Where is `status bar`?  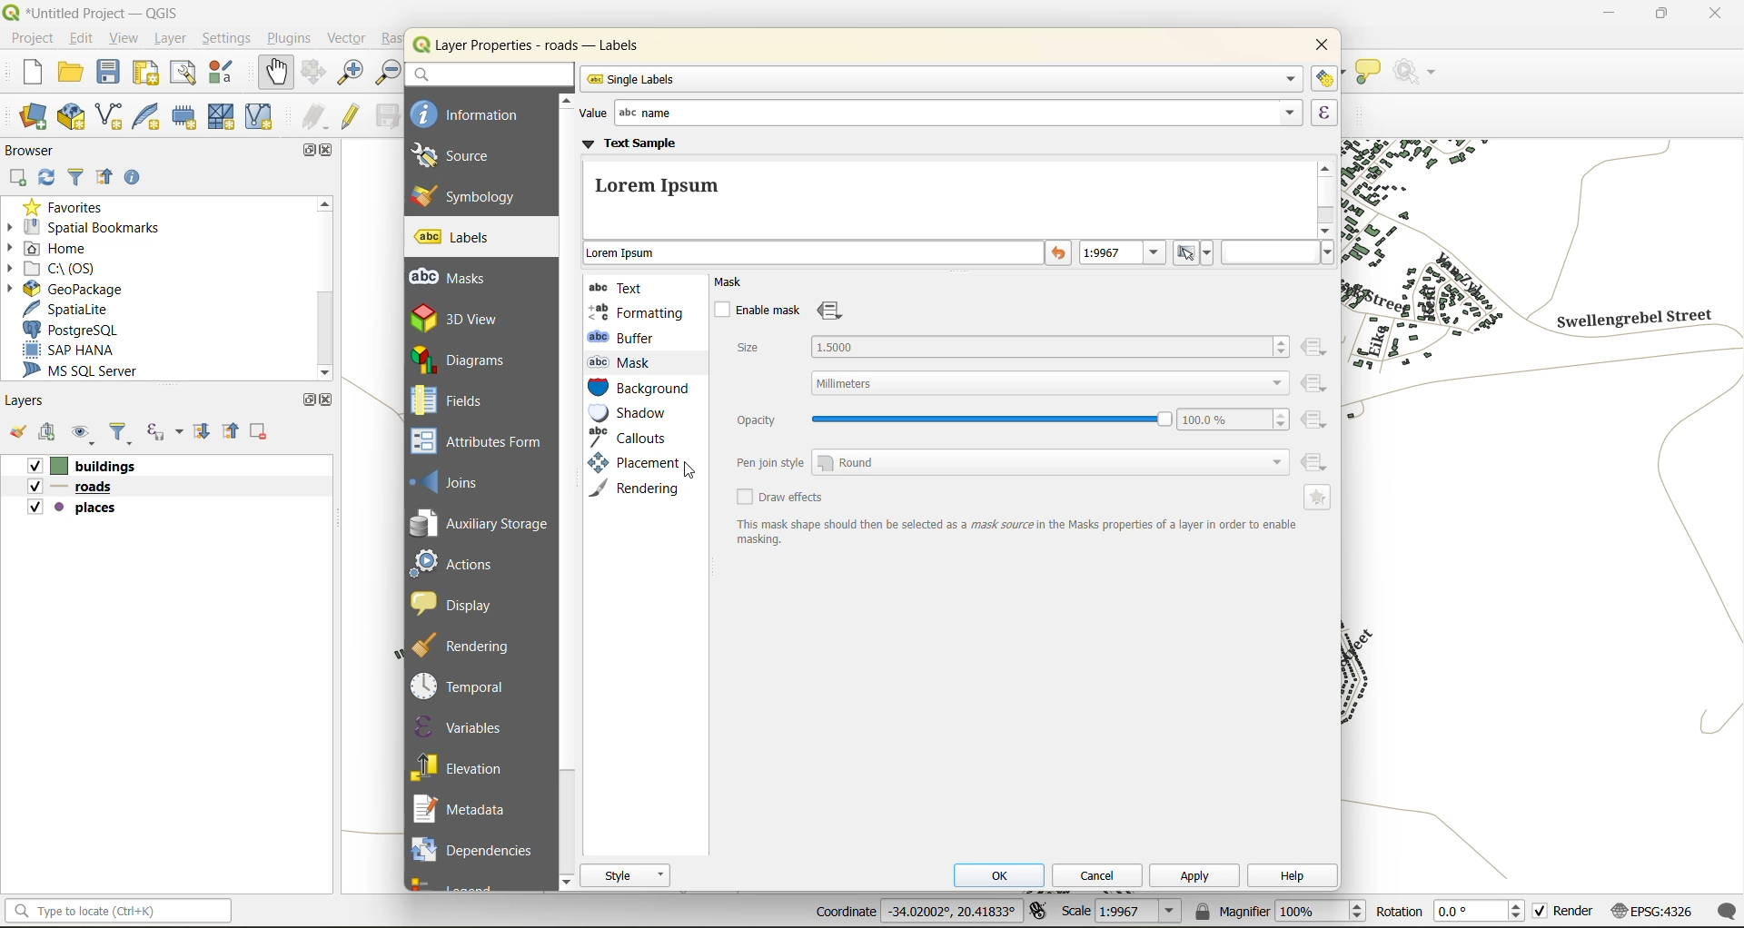 status bar is located at coordinates (121, 913).